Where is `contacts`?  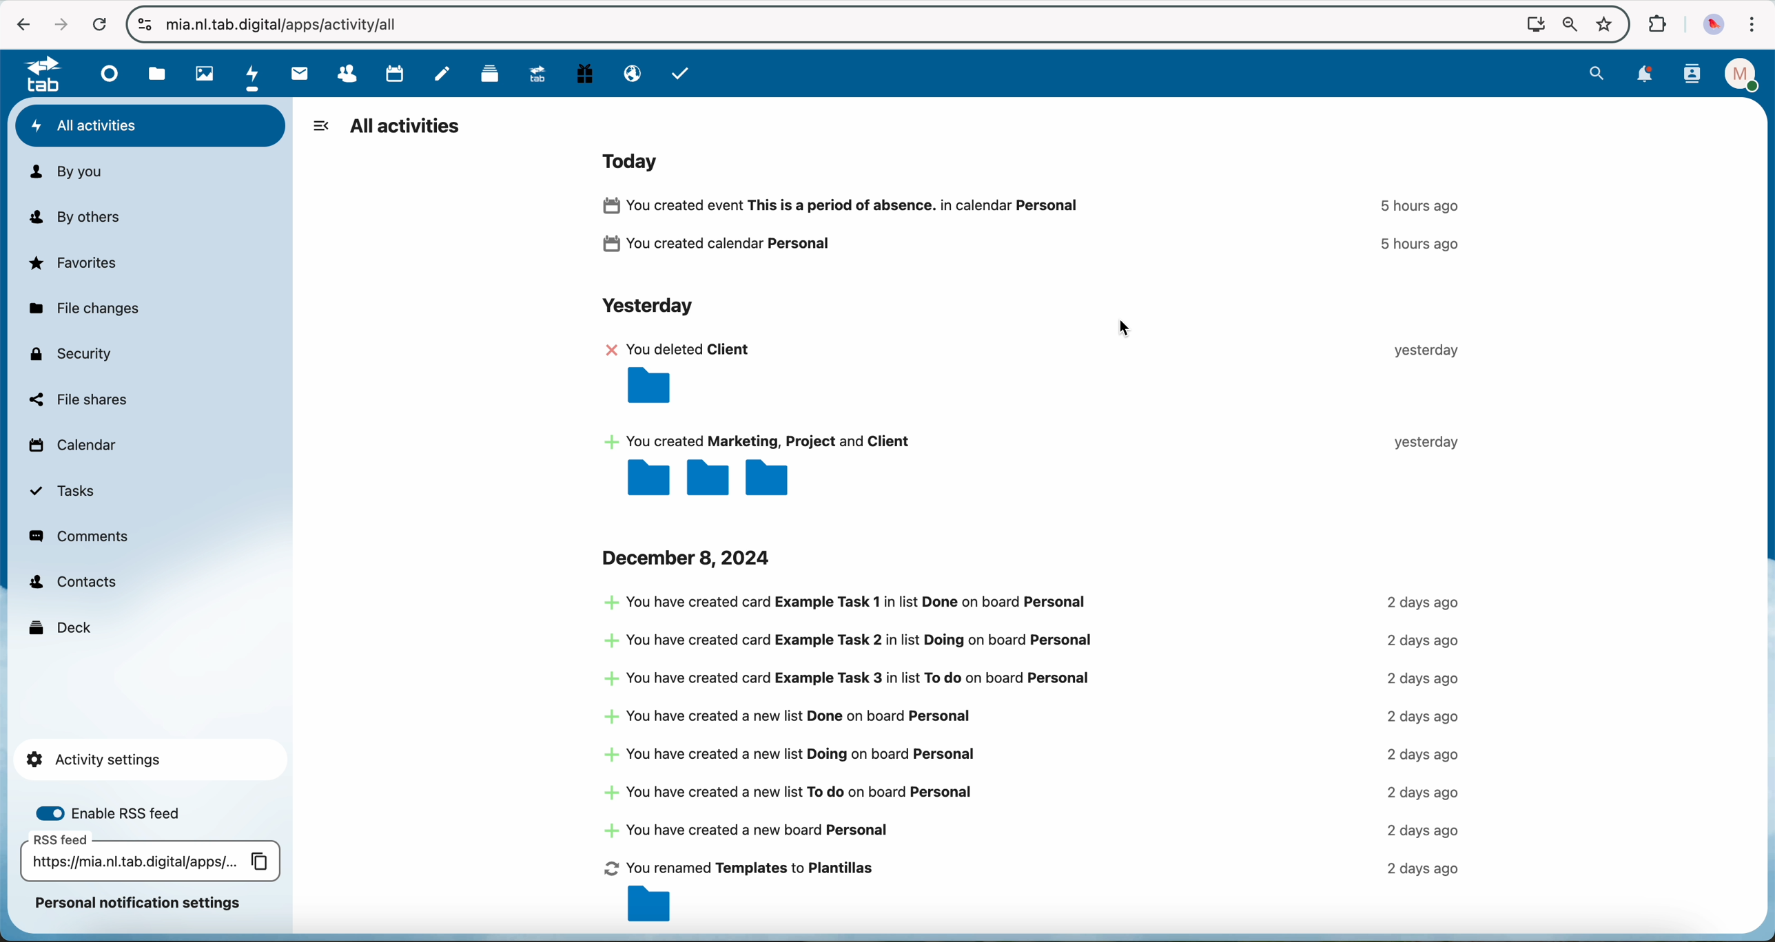
contacts is located at coordinates (1694, 74).